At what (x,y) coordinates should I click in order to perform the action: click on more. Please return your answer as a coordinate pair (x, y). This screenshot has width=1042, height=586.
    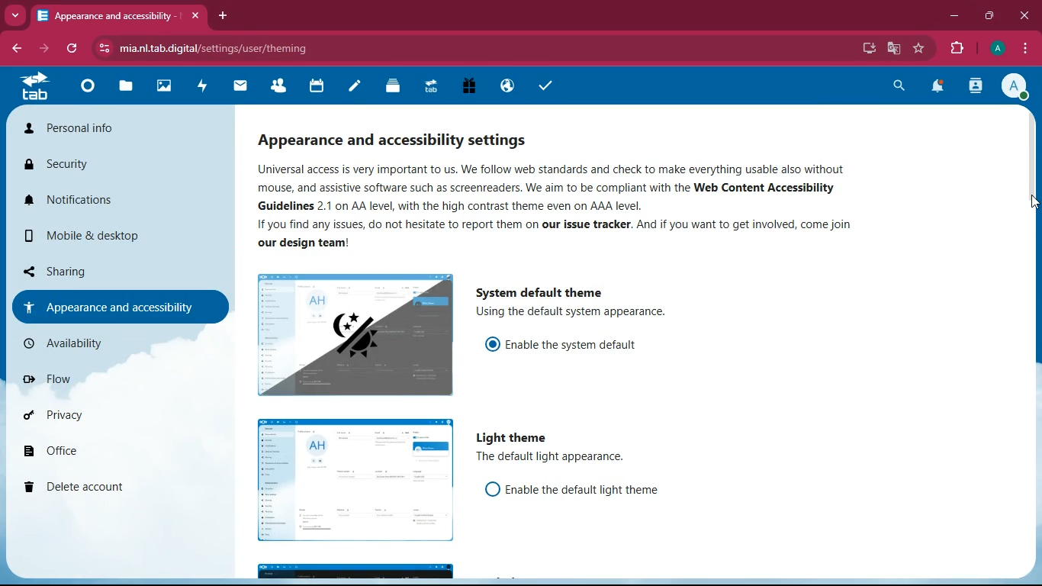
    Looking at the image, I should click on (17, 16).